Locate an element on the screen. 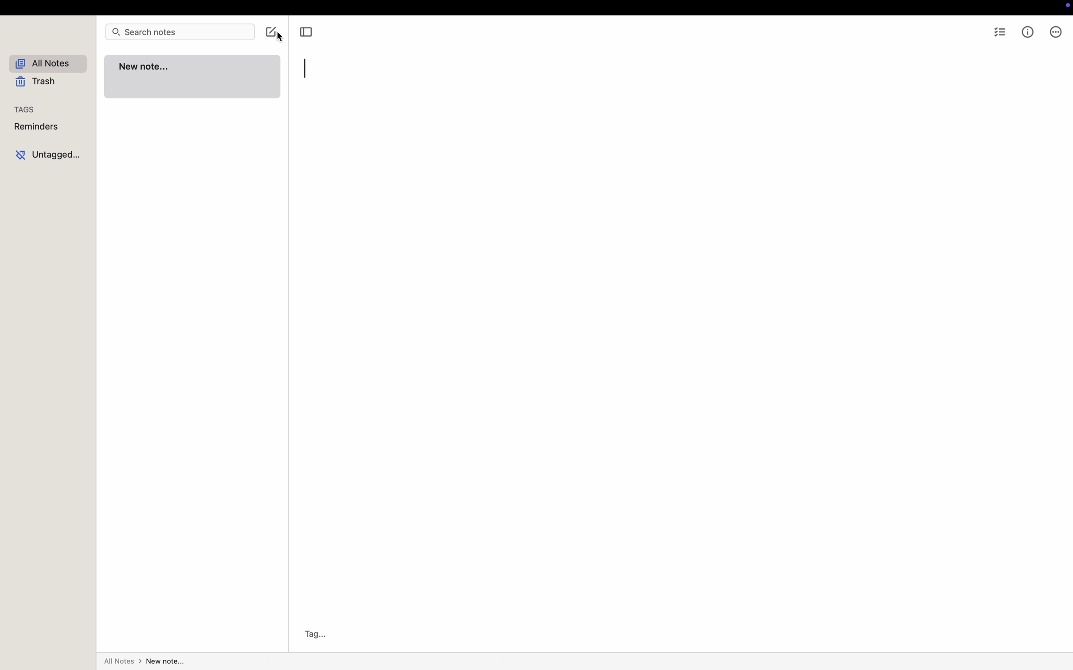 The height and width of the screenshot is (670, 1073). tags is located at coordinates (47, 109).